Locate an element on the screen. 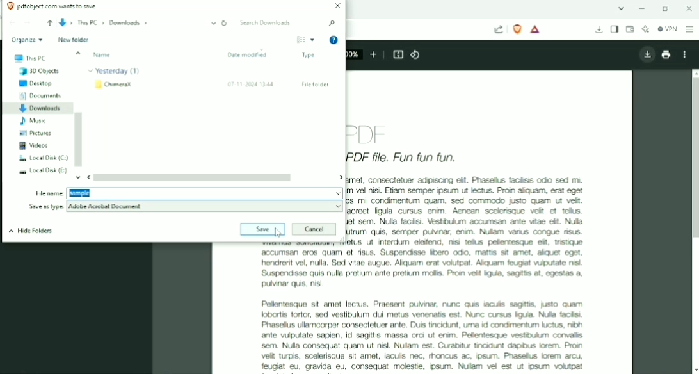 The image size is (699, 374). Customize and control brave is located at coordinates (690, 29).